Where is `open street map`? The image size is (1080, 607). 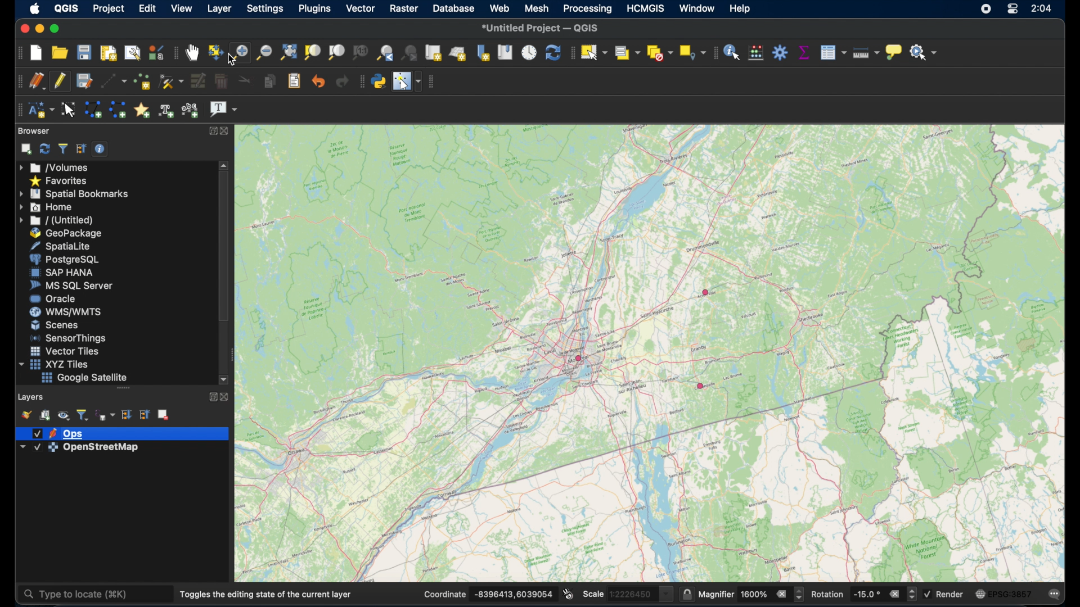
open street map is located at coordinates (461, 295).